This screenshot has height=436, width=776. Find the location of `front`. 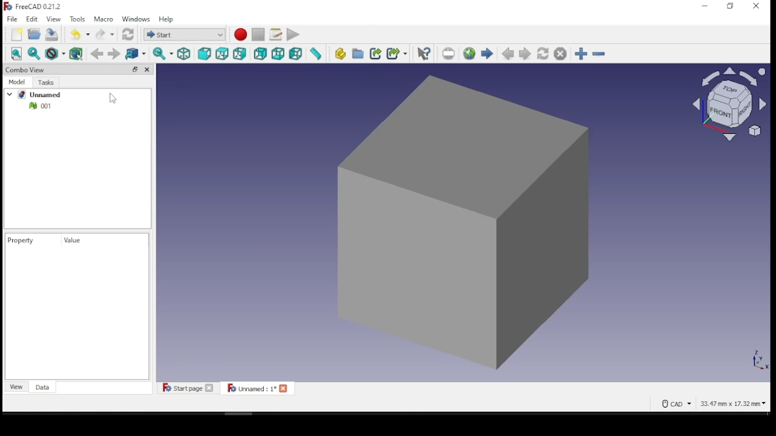

front is located at coordinates (204, 53).